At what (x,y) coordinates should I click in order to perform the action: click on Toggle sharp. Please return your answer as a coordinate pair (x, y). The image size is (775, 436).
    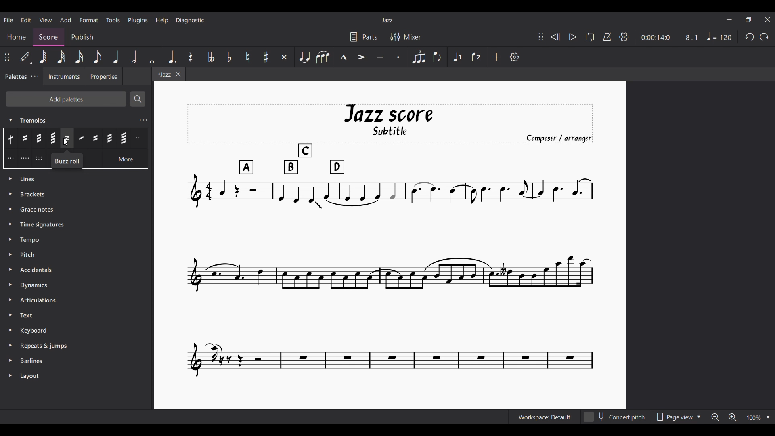
    Looking at the image, I should click on (266, 57).